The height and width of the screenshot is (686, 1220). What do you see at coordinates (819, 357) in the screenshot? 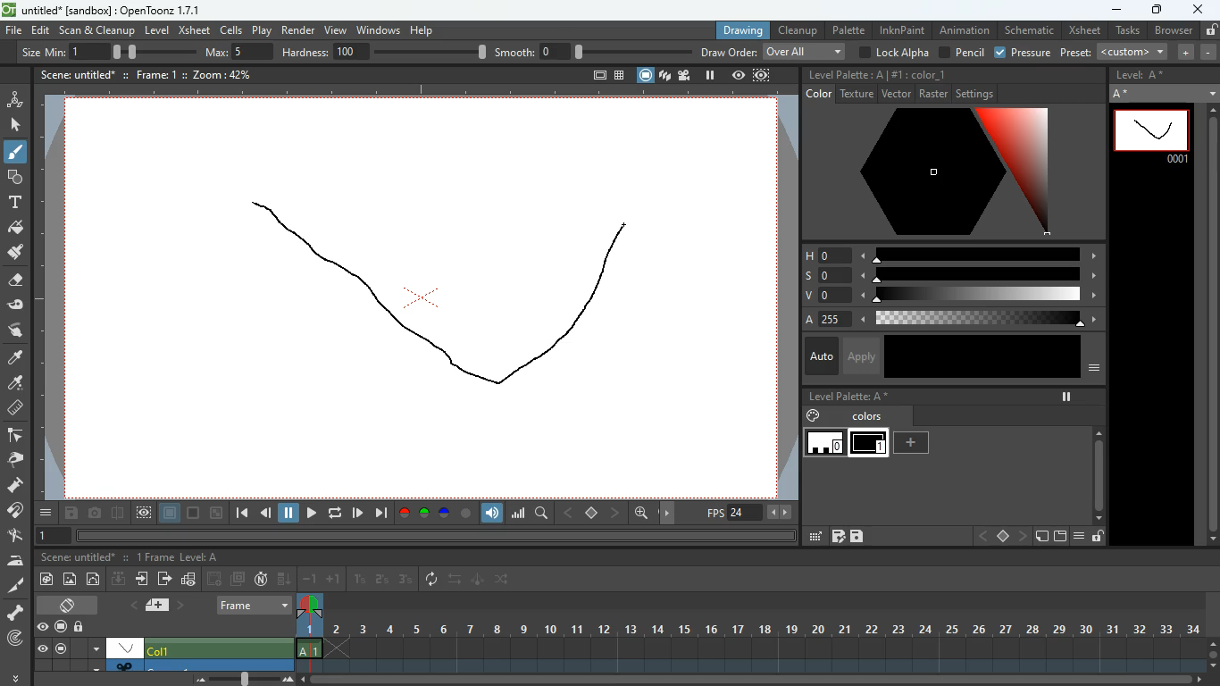
I see `auto` at bounding box center [819, 357].